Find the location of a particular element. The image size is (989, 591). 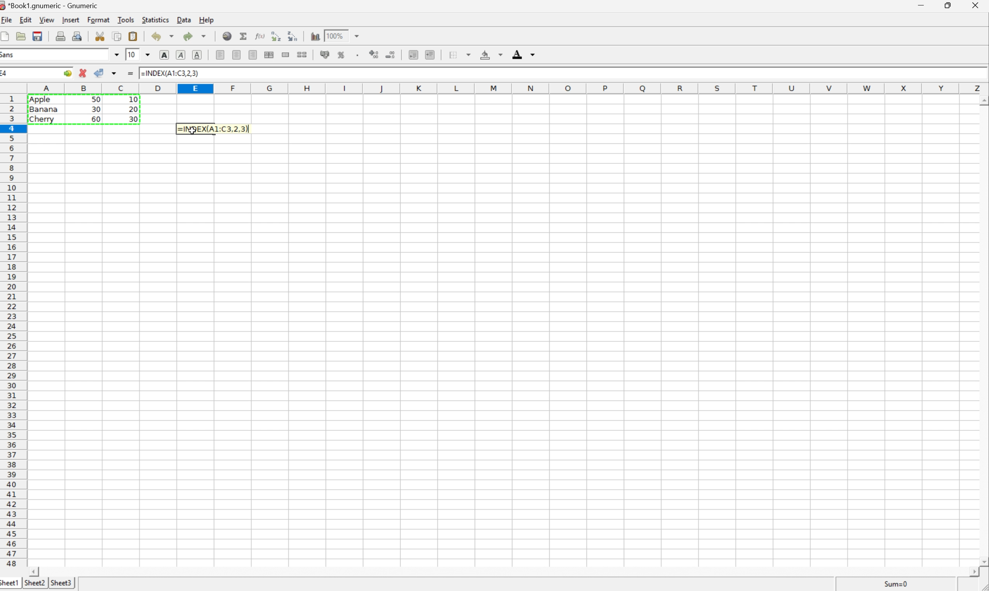

font is located at coordinates (9, 56).